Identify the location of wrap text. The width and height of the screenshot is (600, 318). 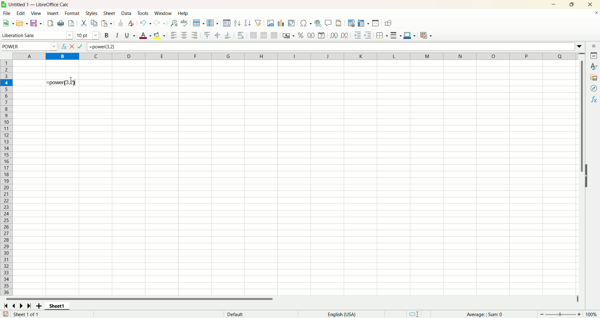
(241, 35).